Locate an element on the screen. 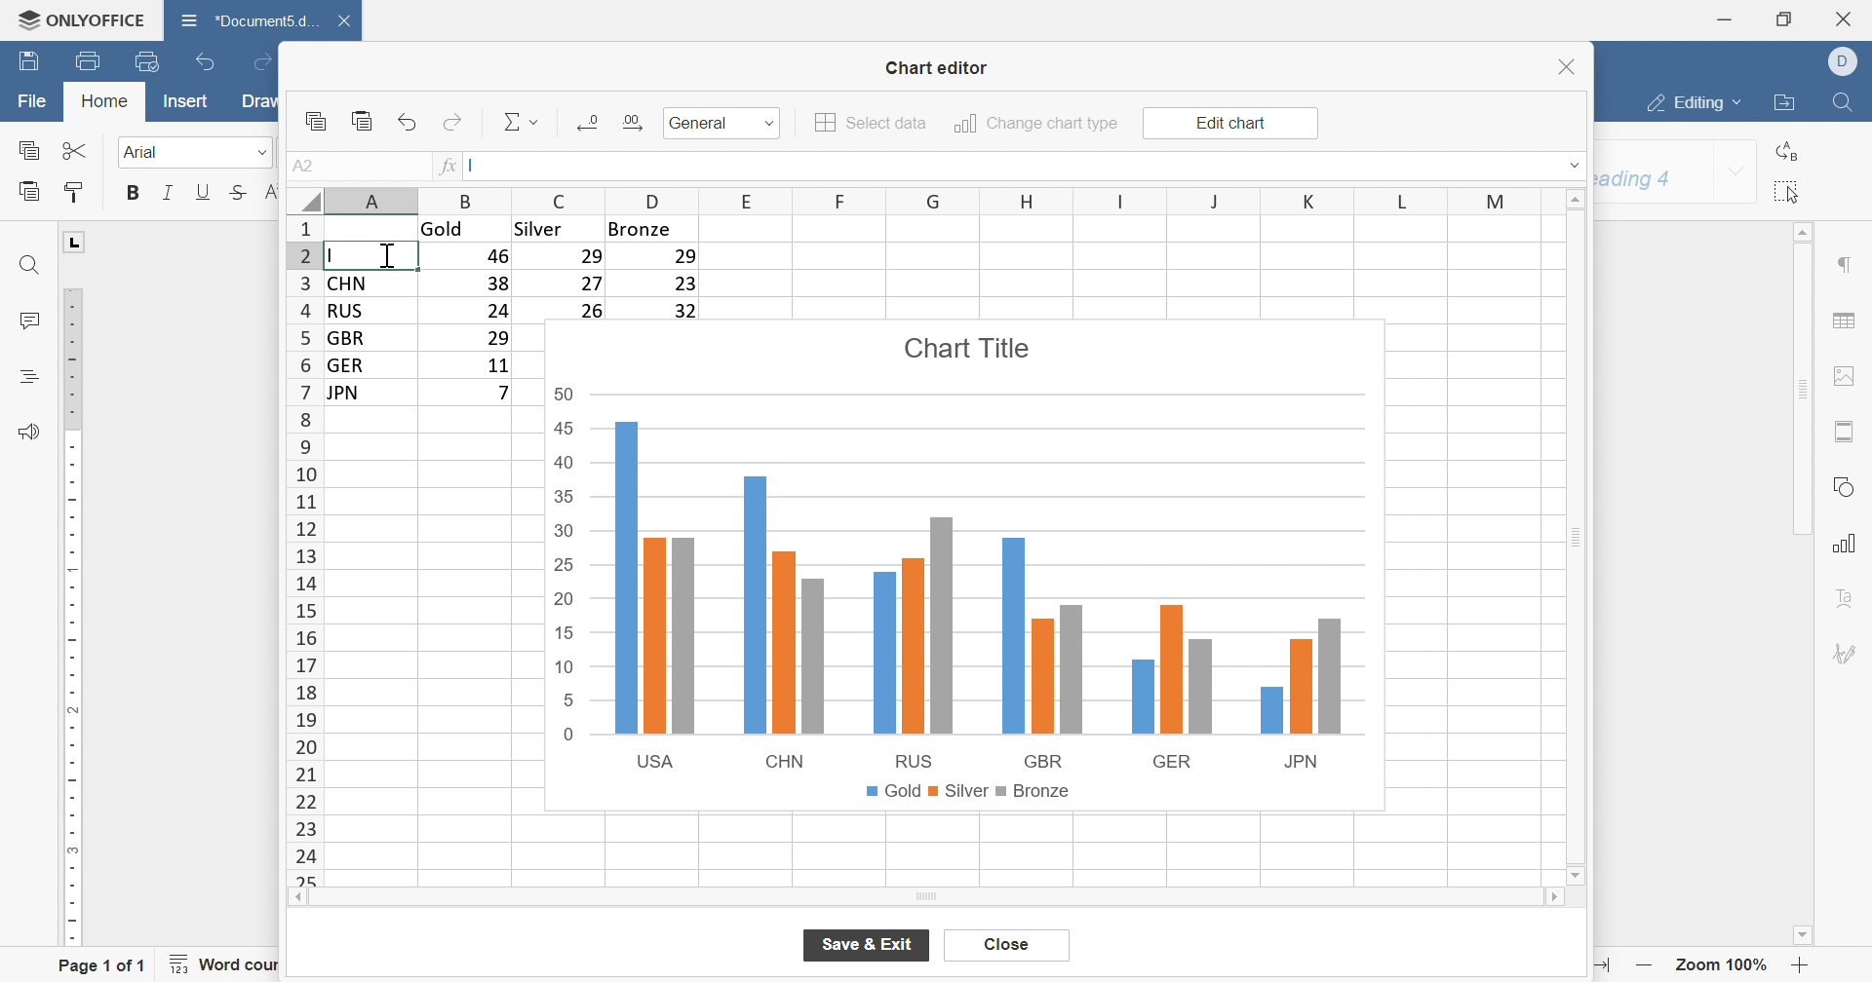 The image size is (1872, 982). redo is located at coordinates (258, 60).